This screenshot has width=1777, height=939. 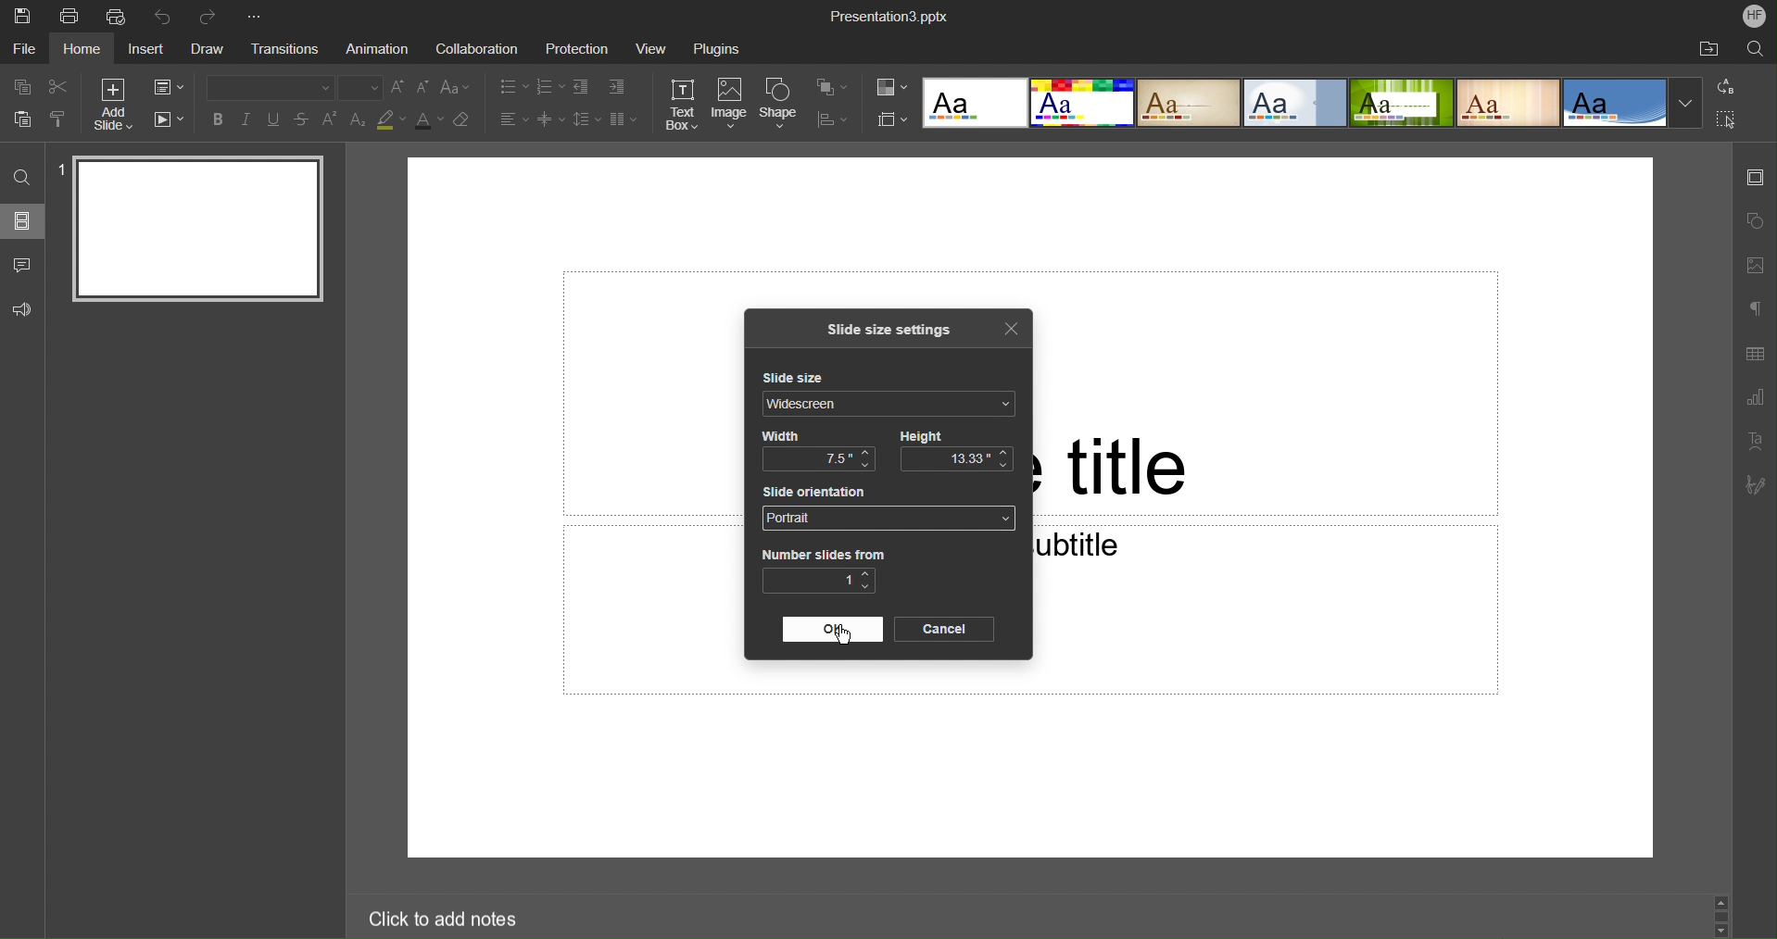 What do you see at coordinates (1755, 354) in the screenshot?
I see `Table` at bounding box center [1755, 354].